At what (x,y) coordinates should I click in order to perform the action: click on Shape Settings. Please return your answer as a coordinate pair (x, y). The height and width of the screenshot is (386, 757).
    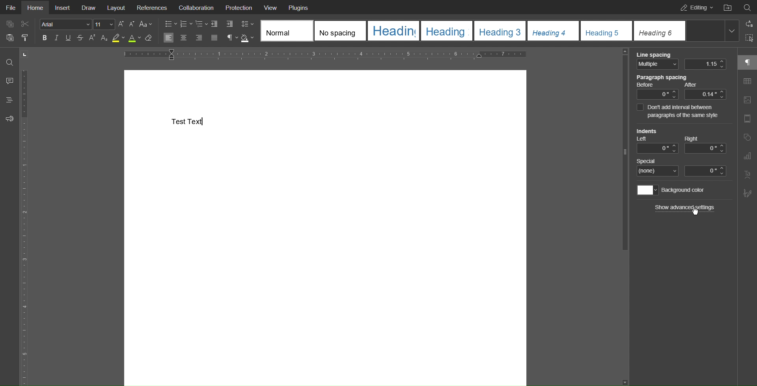
    Looking at the image, I should click on (747, 139).